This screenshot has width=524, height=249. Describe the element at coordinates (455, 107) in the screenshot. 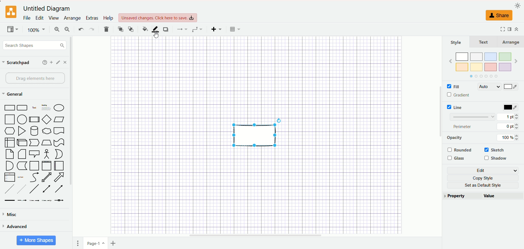

I see `line` at that location.